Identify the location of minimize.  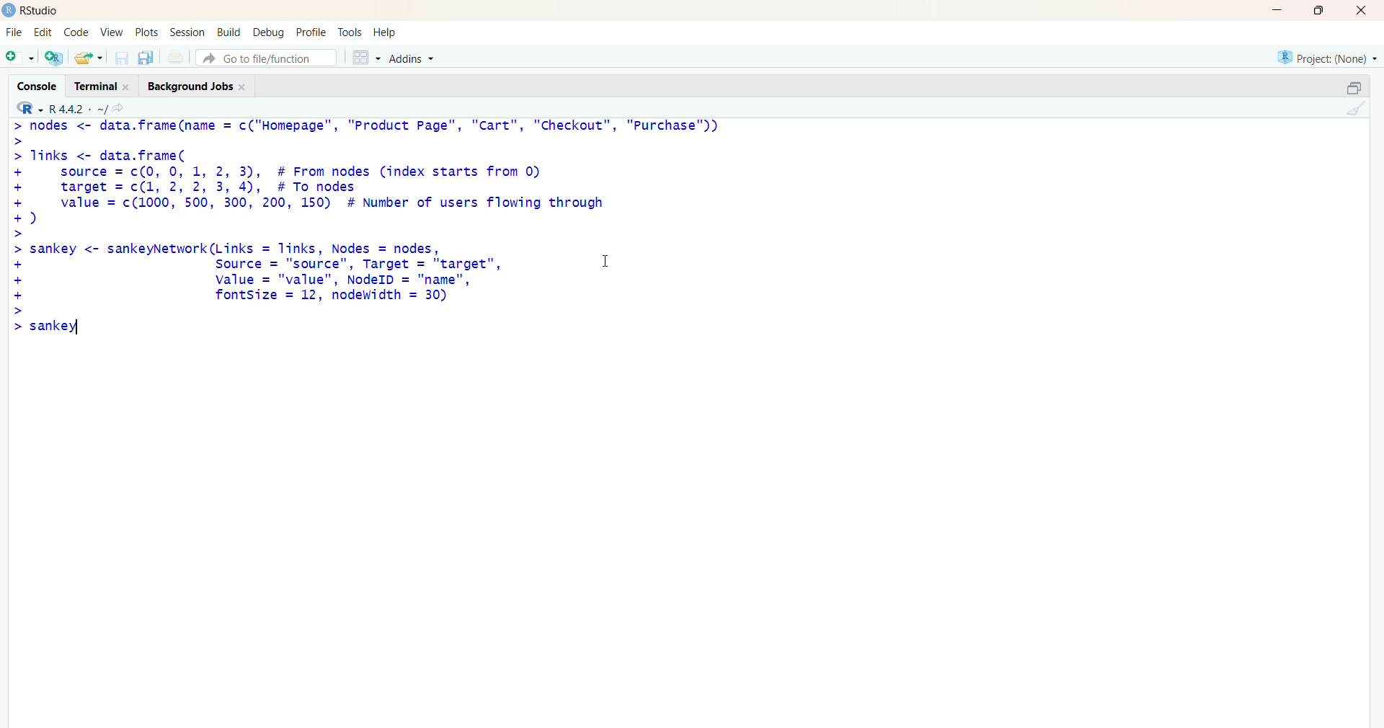
(1274, 11).